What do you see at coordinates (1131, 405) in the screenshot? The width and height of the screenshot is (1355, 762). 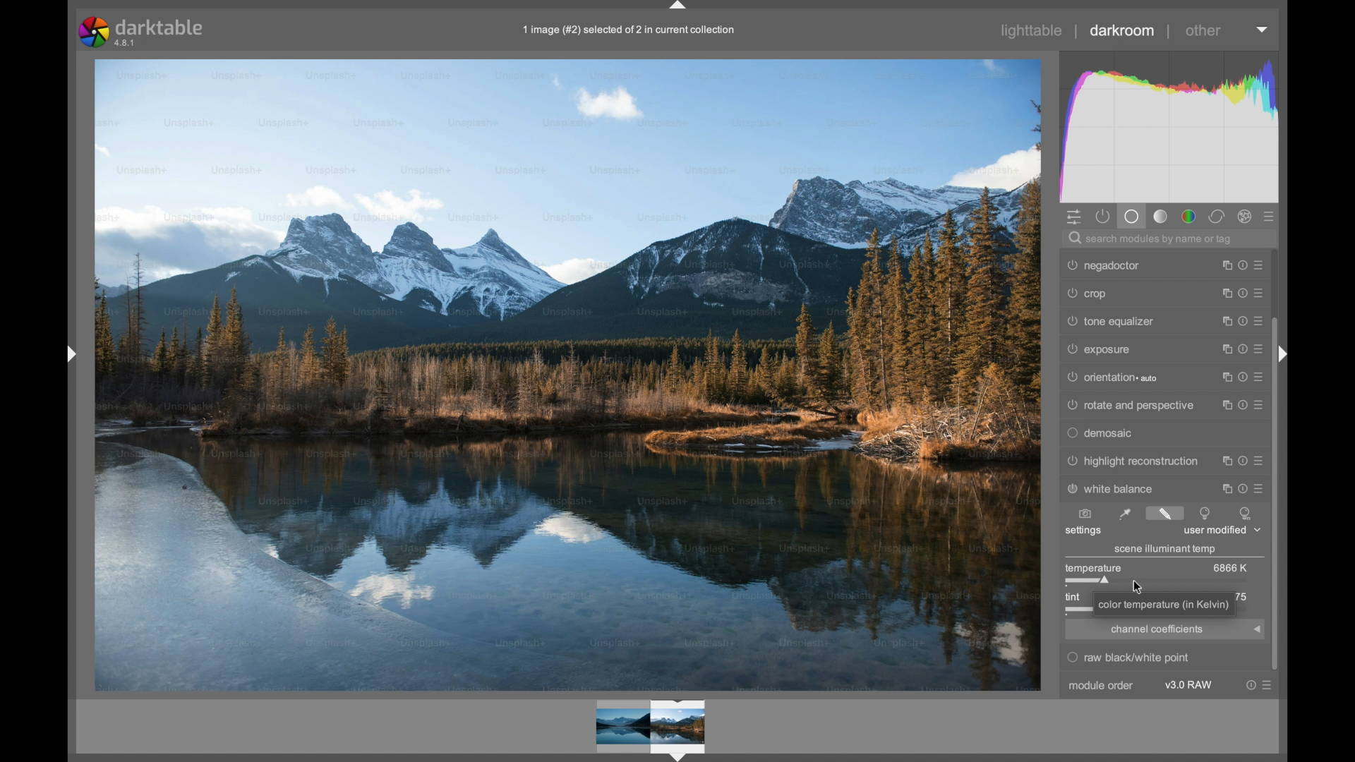 I see `rotate and perspective` at bounding box center [1131, 405].